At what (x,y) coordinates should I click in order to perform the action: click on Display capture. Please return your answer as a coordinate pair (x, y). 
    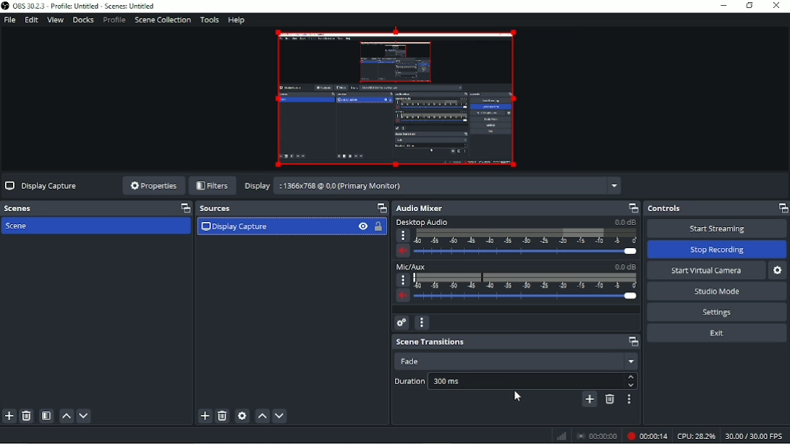
    Looking at the image, I should click on (45, 185).